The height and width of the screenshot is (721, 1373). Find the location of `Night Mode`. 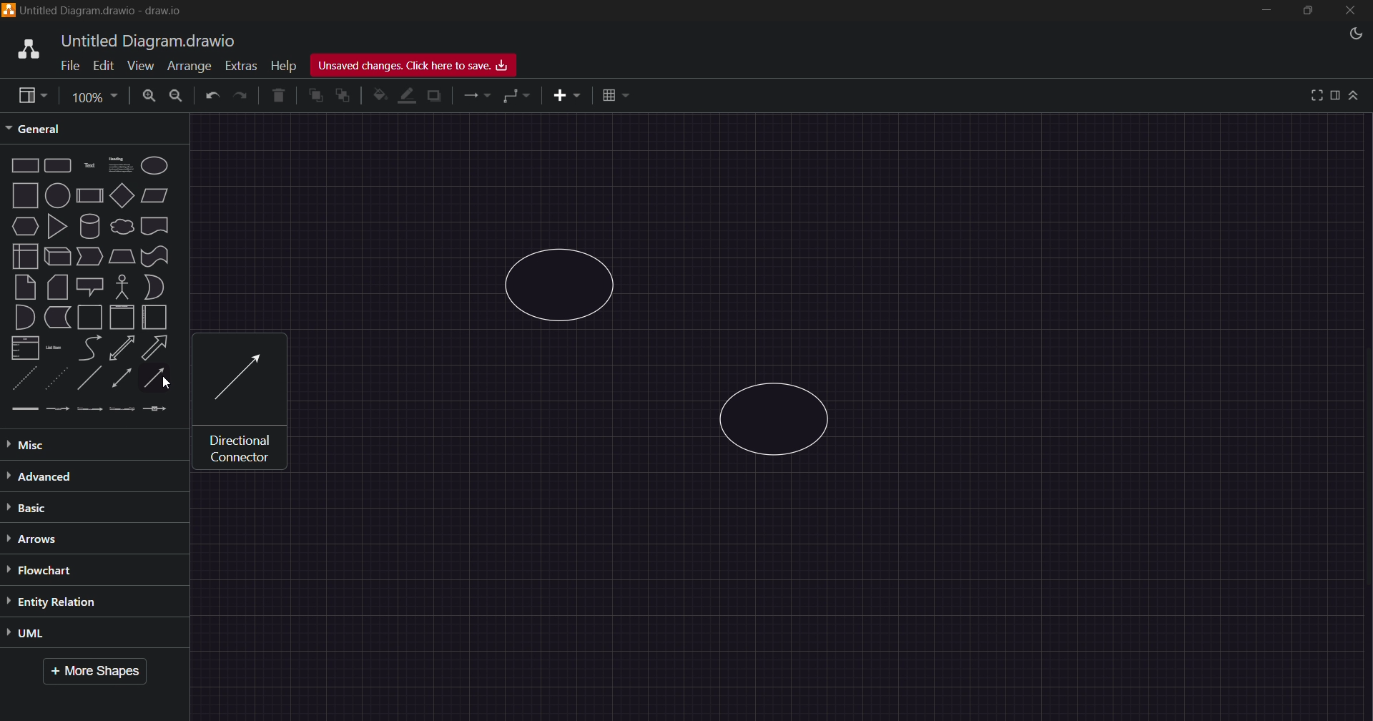

Night Mode is located at coordinates (1347, 34).